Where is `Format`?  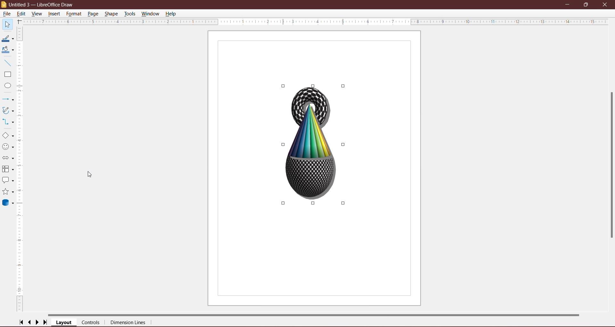 Format is located at coordinates (74, 14).